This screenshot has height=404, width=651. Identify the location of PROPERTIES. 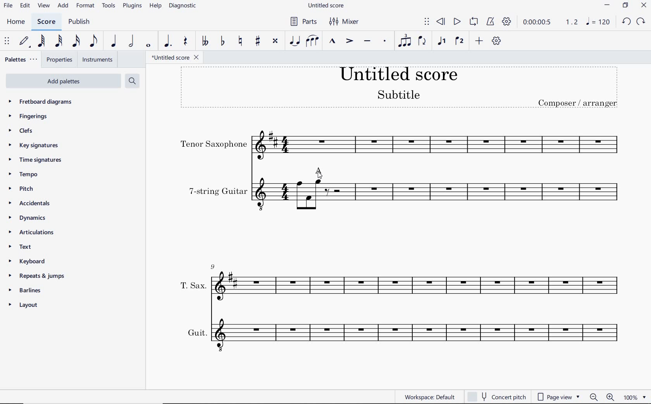
(60, 60).